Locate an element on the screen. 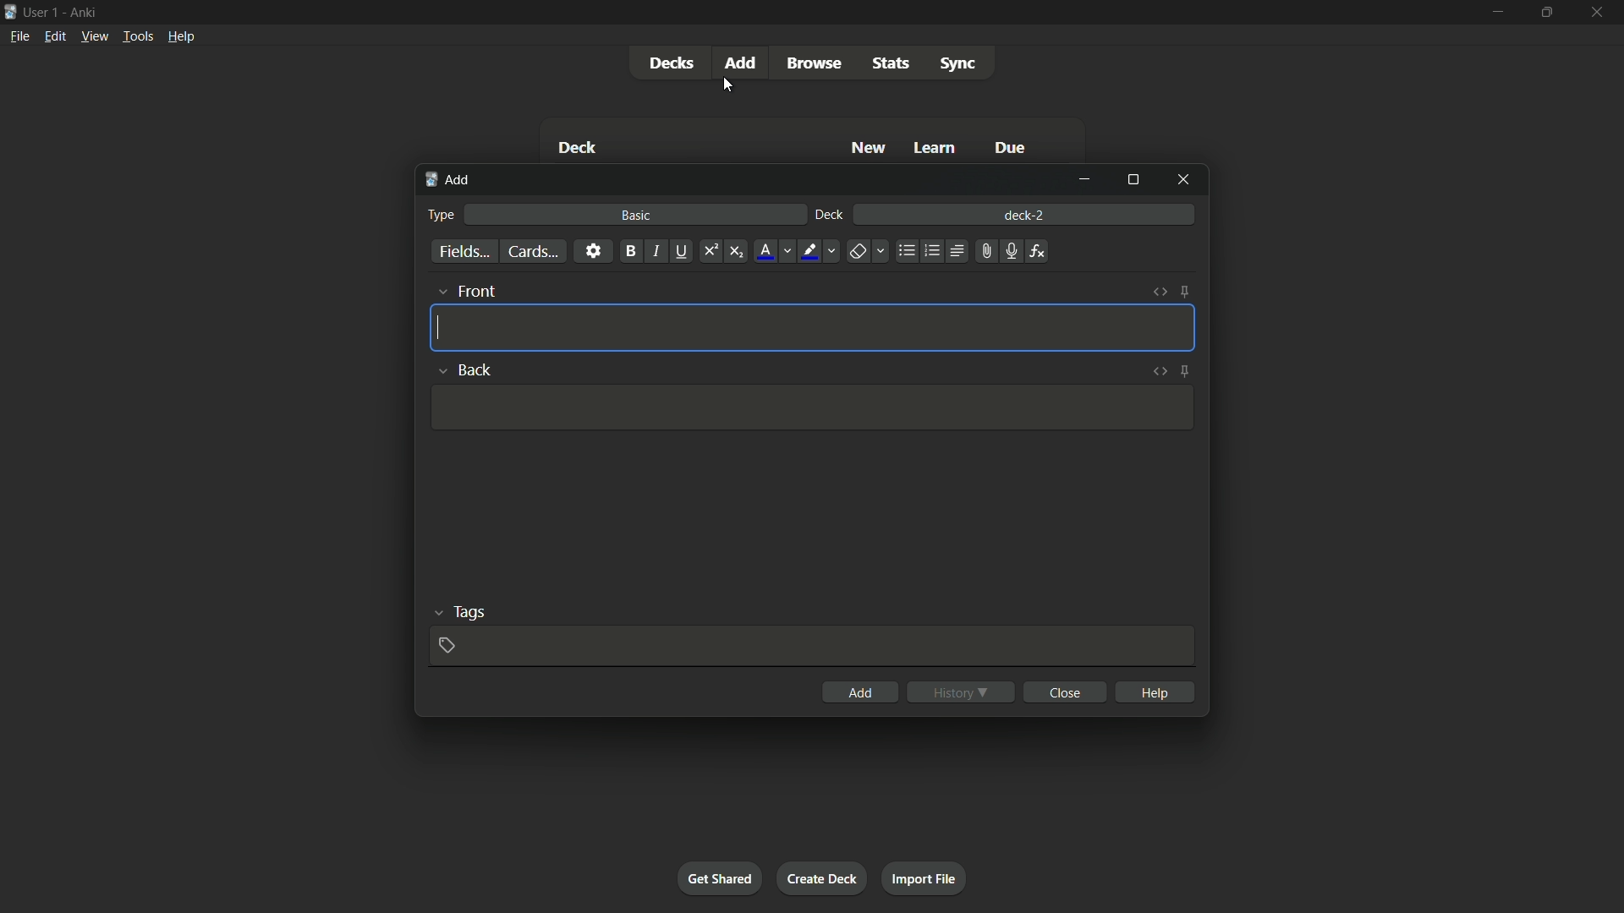  italic is located at coordinates (655, 252).